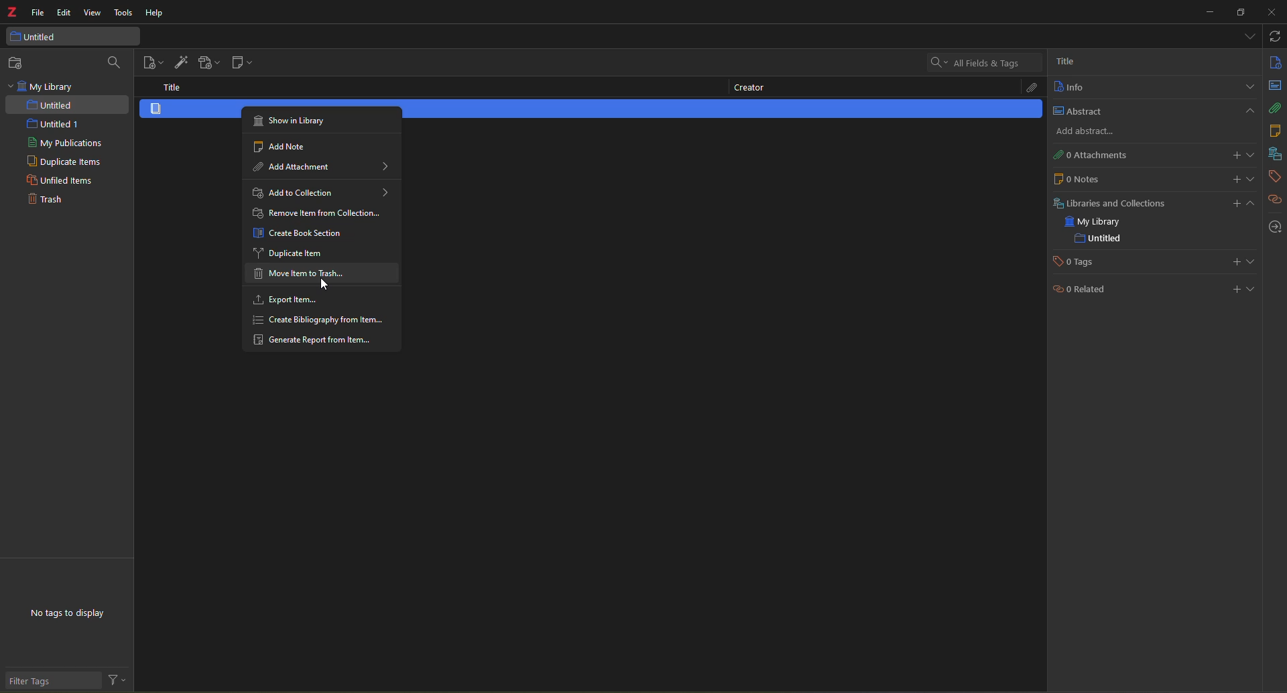  What do you see at coordinates (153, 14) in the screenshot?
I see `help` at bounding box center [153, 14].